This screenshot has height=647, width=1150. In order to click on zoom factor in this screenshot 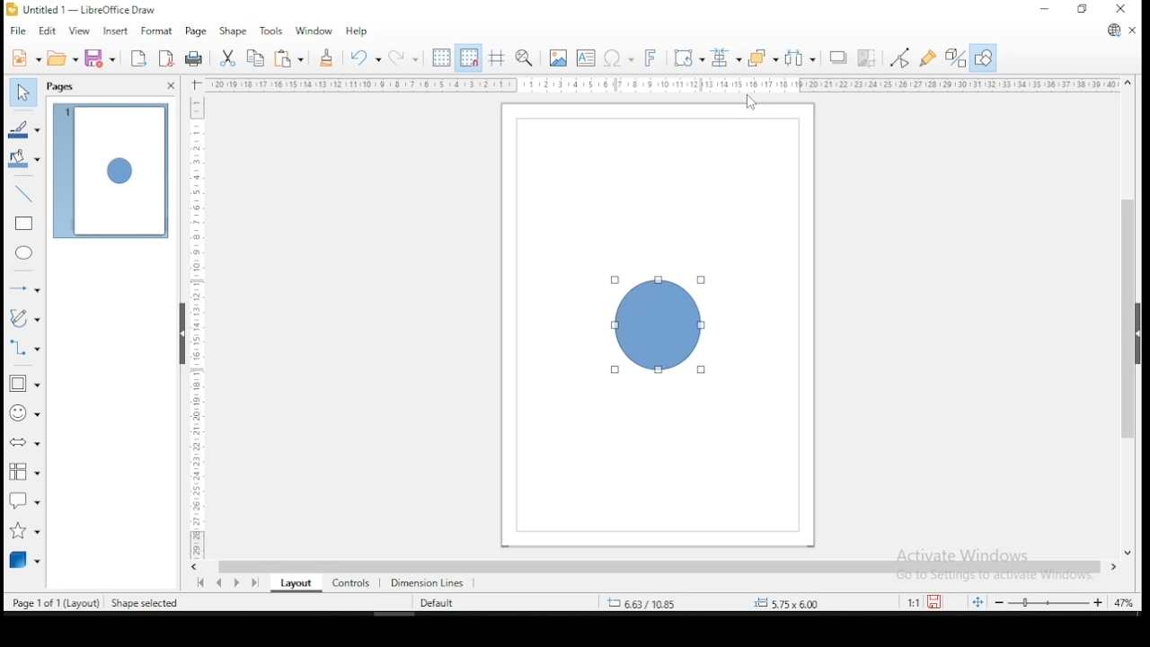, I will do `click(832, 602)`.